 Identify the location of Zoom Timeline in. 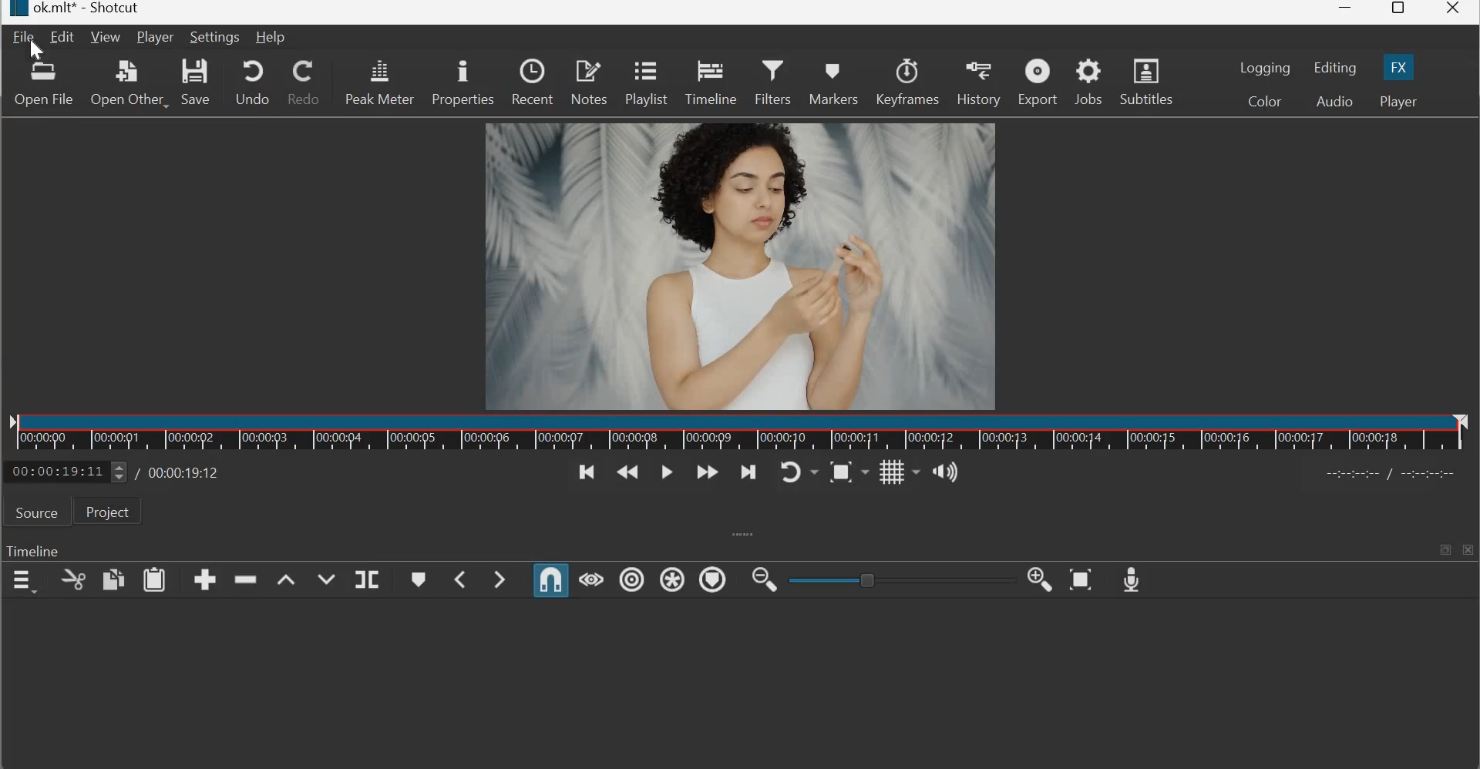
(1041, 580).